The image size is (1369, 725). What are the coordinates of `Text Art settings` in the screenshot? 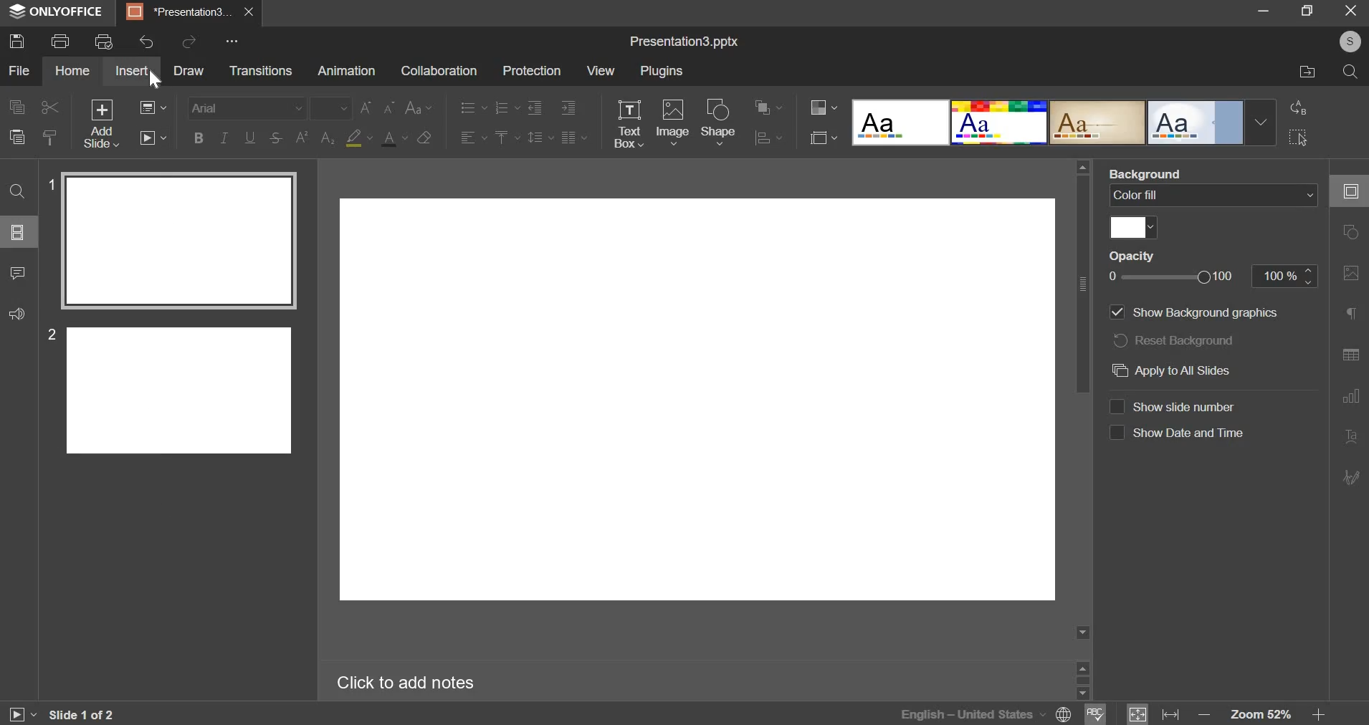 It's located at (1351, 437).